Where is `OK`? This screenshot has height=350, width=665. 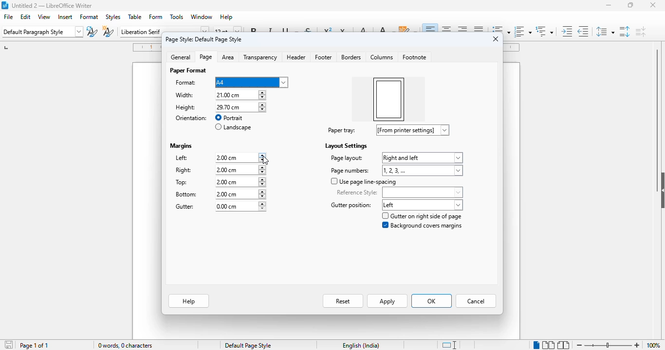
OK is located at coordinates (431, 301).